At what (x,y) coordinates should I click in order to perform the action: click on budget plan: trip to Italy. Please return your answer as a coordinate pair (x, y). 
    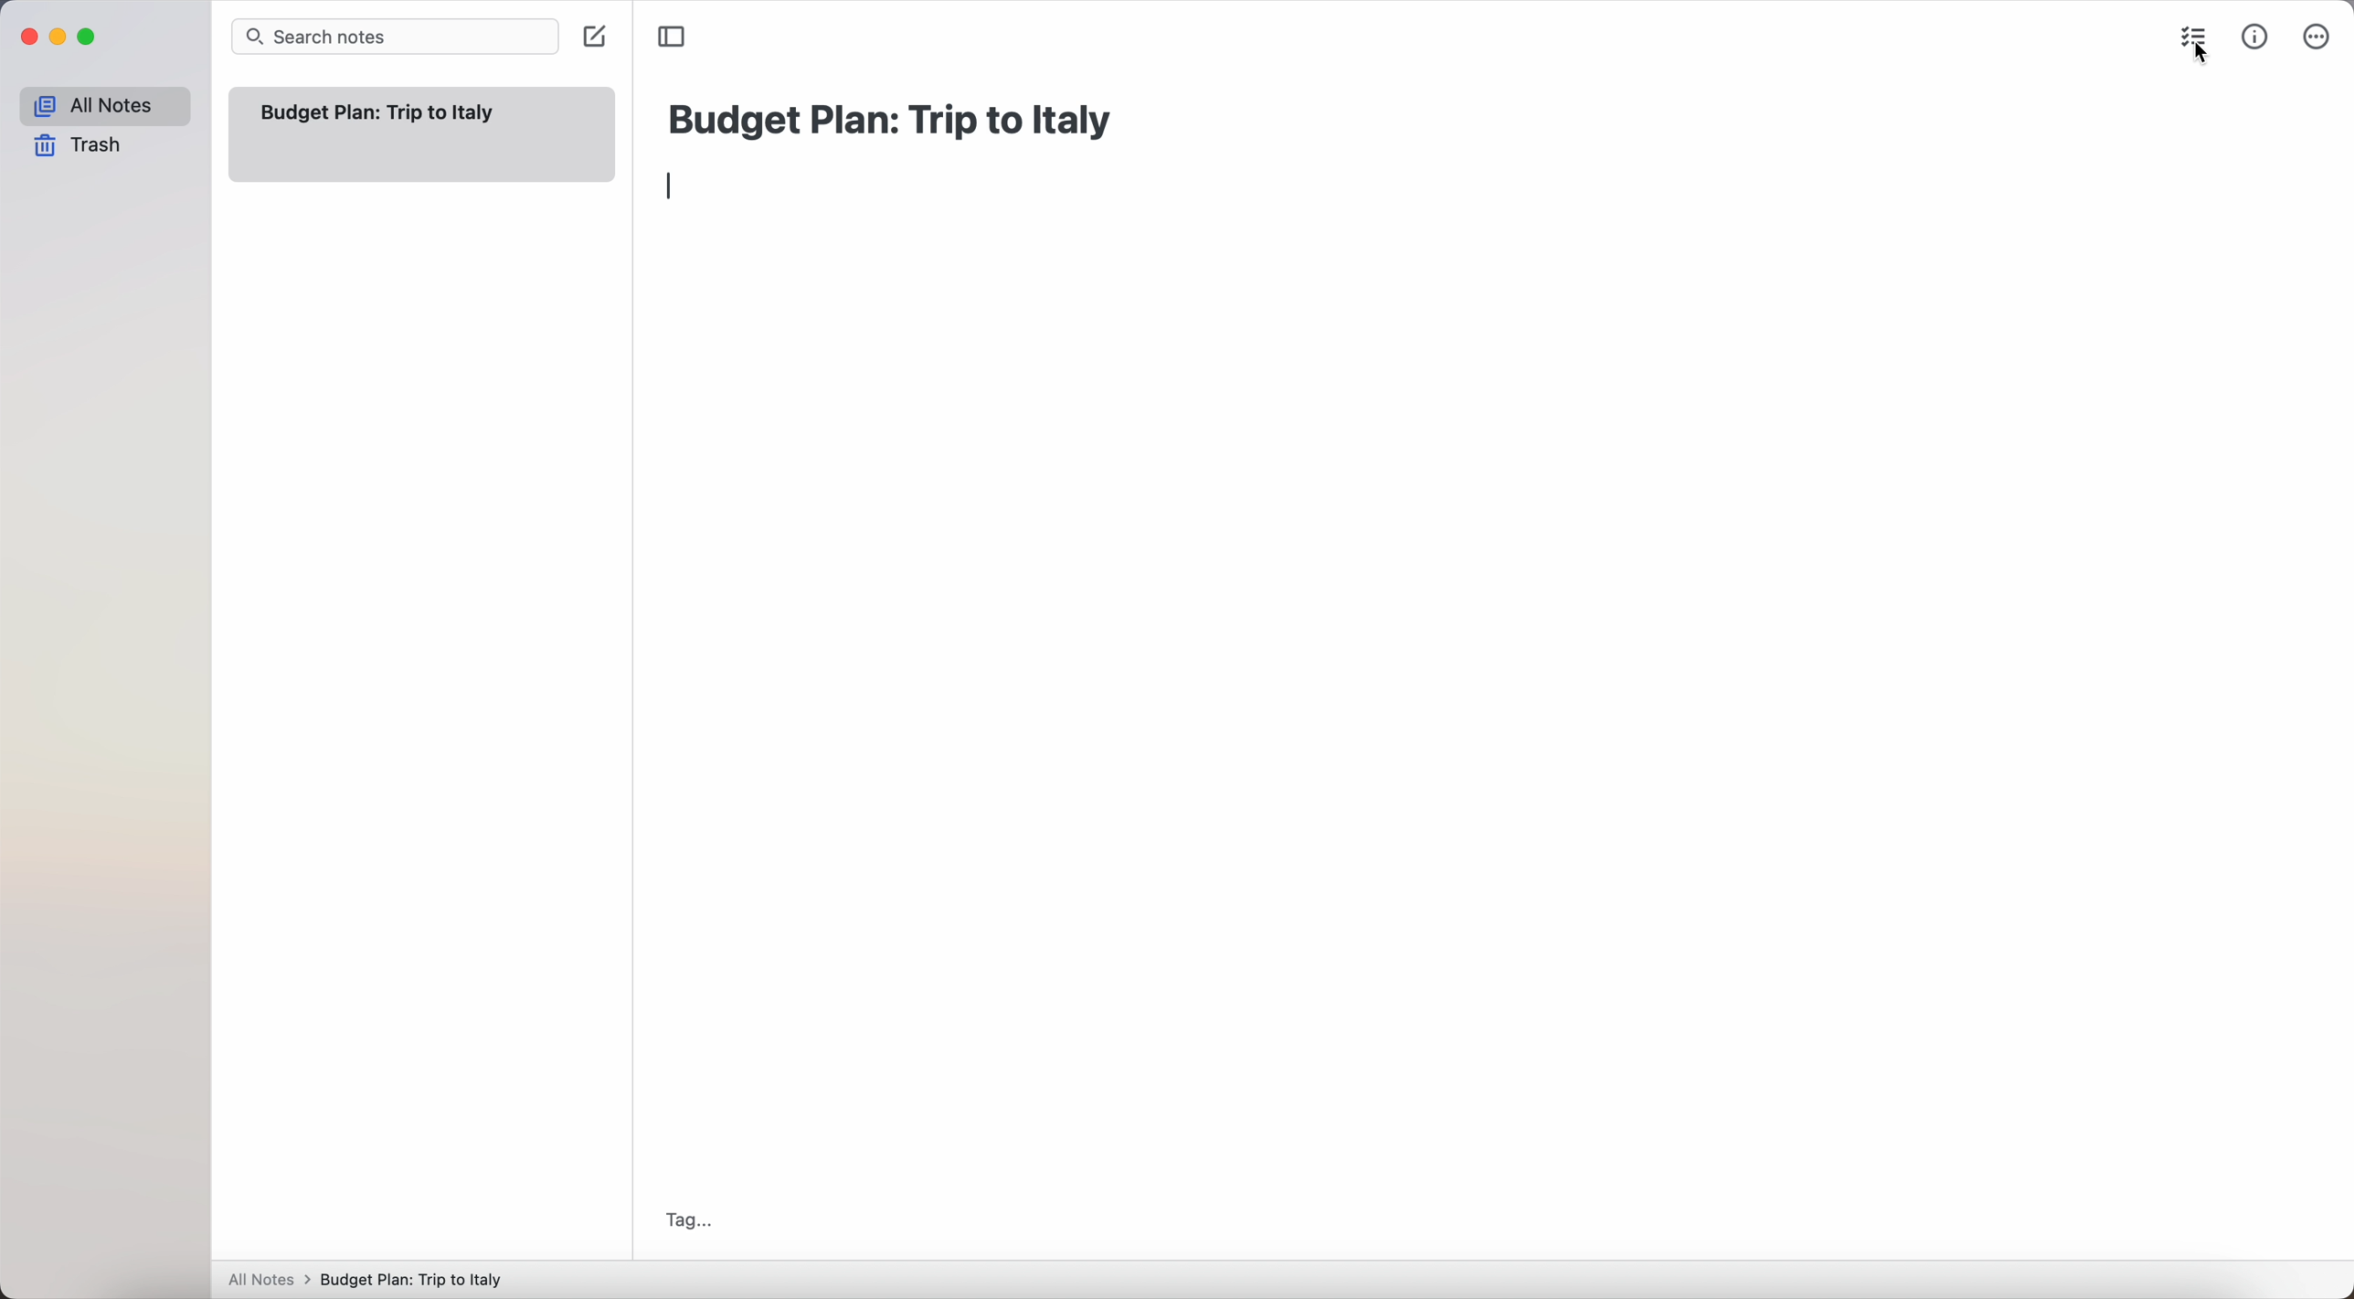
    Looking at the image, I should click on (895, 117).